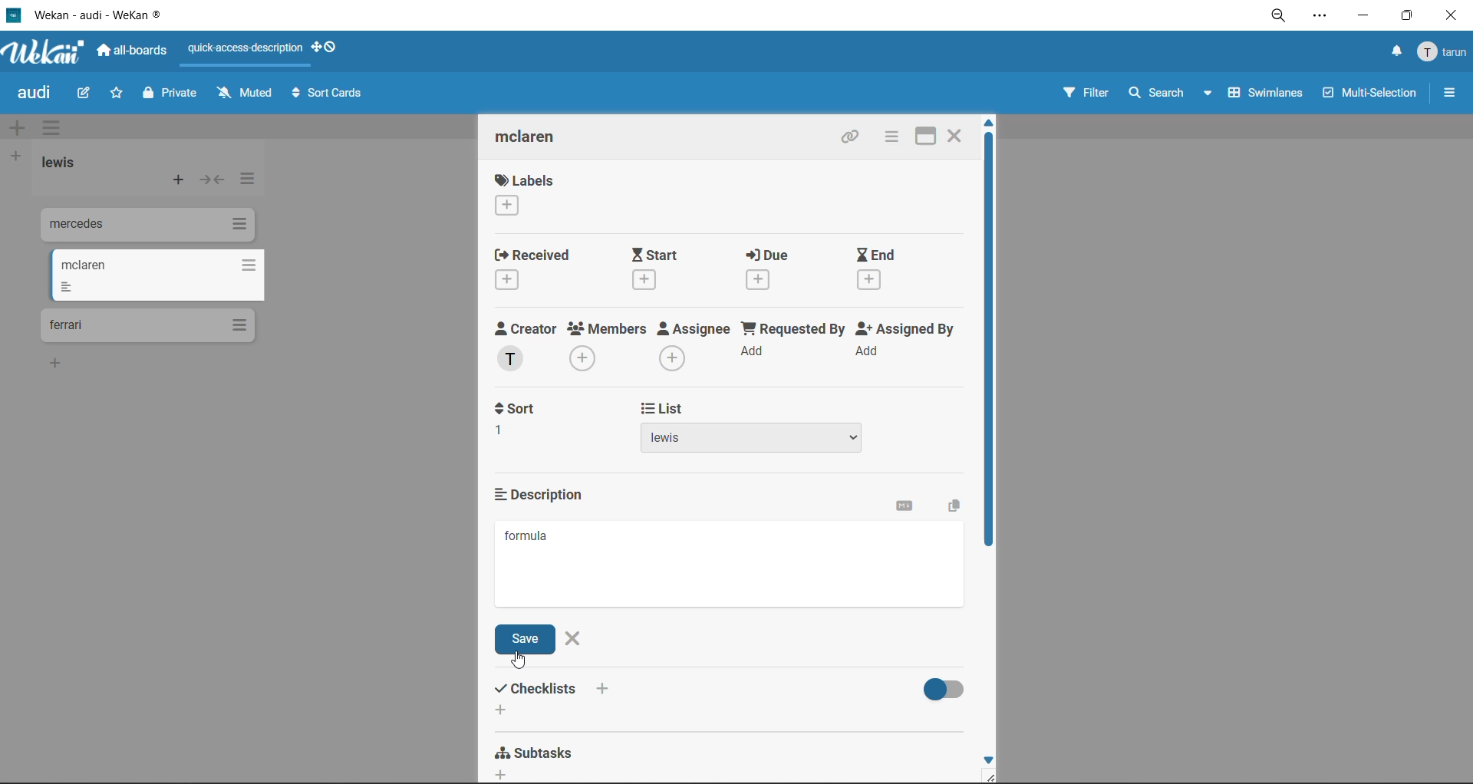 The height and width of the screenshot is (784, 1473). Describe the element at coordinates (328, 47) in the screenshot. I see `show desktop drag handles` at that location.